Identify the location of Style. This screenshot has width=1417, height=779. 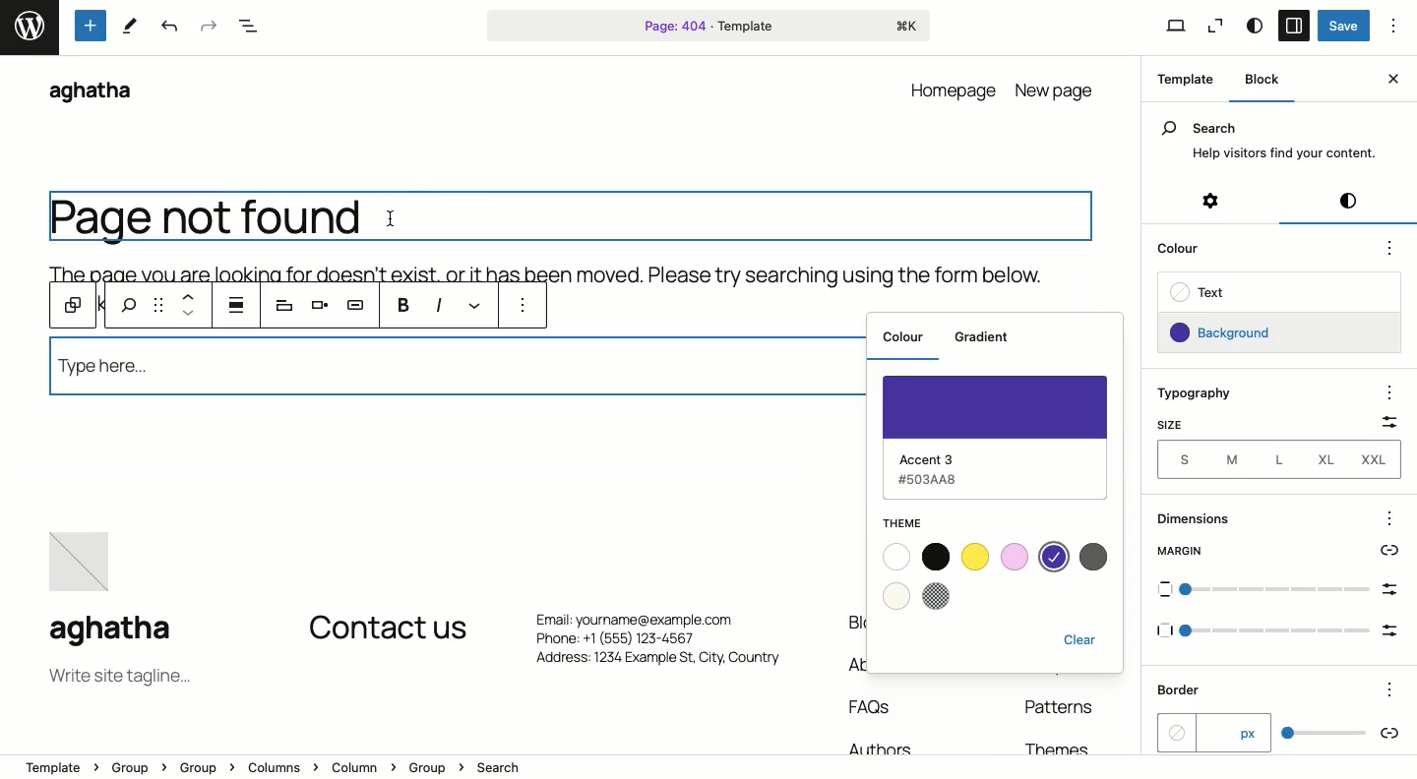
(1256, 27).